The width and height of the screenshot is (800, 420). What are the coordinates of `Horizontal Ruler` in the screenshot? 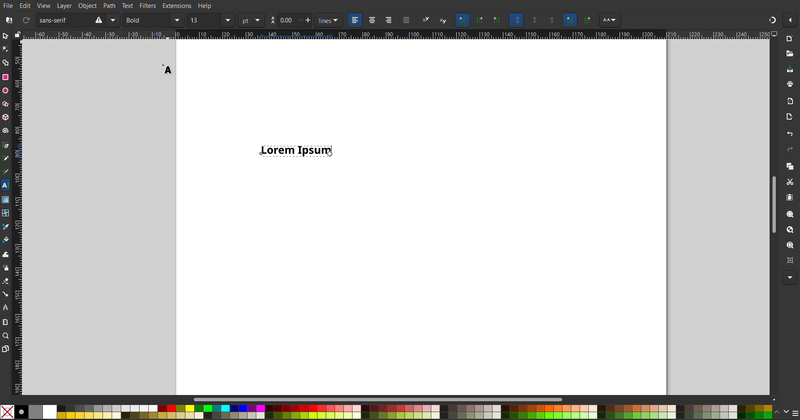 It's located at (393, 35).